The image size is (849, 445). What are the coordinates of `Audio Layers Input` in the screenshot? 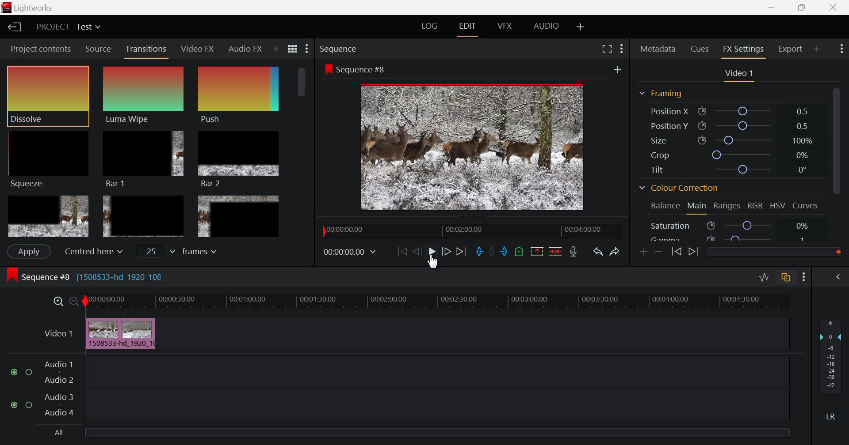 It's located at (399, 389).